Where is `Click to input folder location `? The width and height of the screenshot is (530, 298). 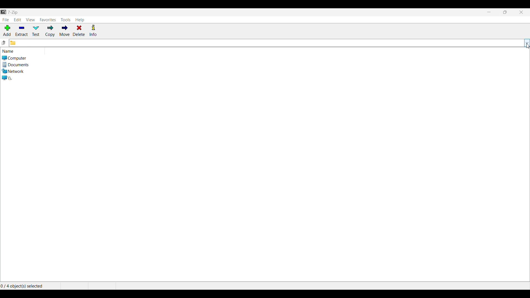 Click to input folder location  is located at coordinates (265, 43).